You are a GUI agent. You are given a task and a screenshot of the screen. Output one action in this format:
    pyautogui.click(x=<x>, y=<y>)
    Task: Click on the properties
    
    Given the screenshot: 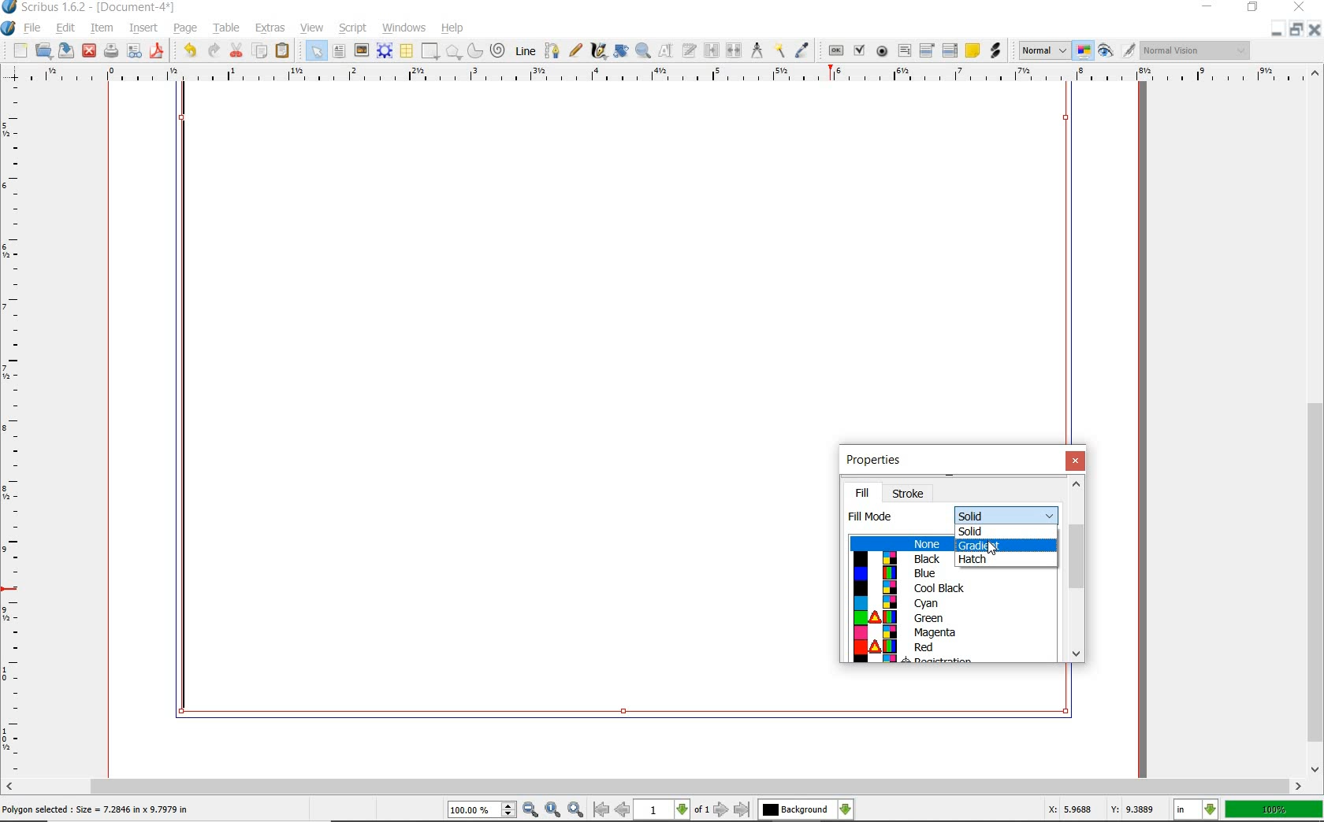 What is the action you would take?
    pyautogui.click(x=875, y=462)
    